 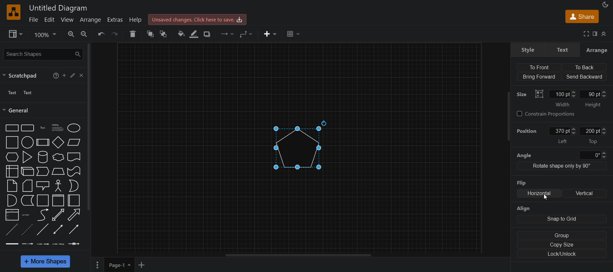 I want to click on page options, so click(x=129, y=265).